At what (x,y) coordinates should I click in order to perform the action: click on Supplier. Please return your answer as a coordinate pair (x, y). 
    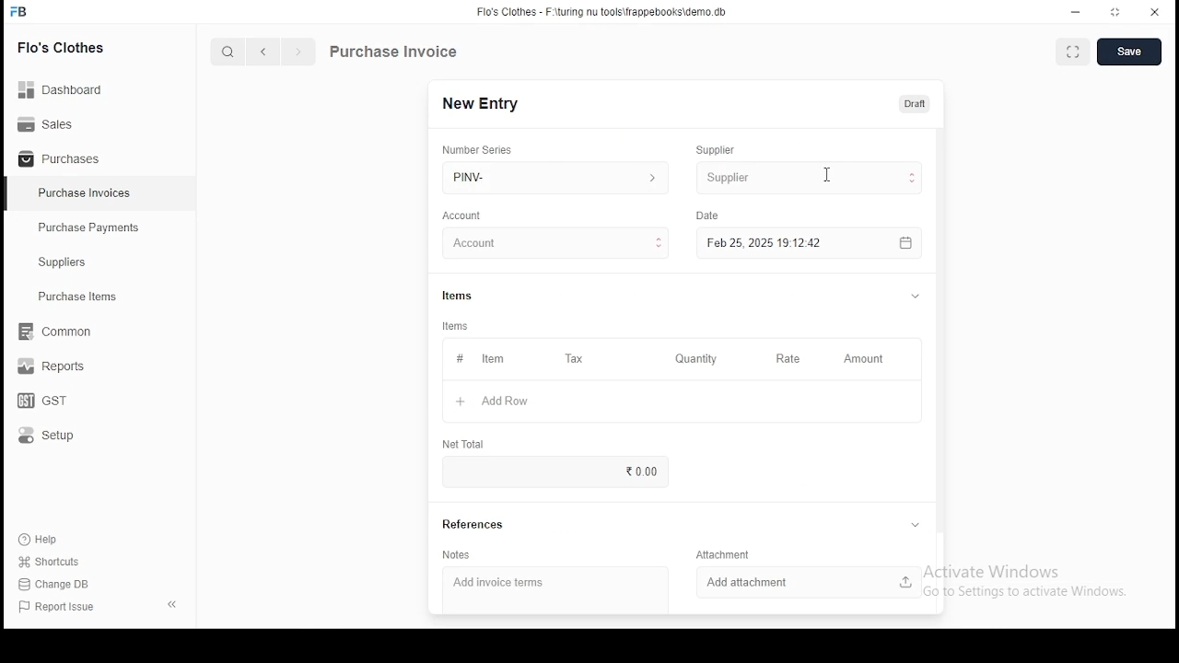
    Looking at the image, I should click on (717, 150).